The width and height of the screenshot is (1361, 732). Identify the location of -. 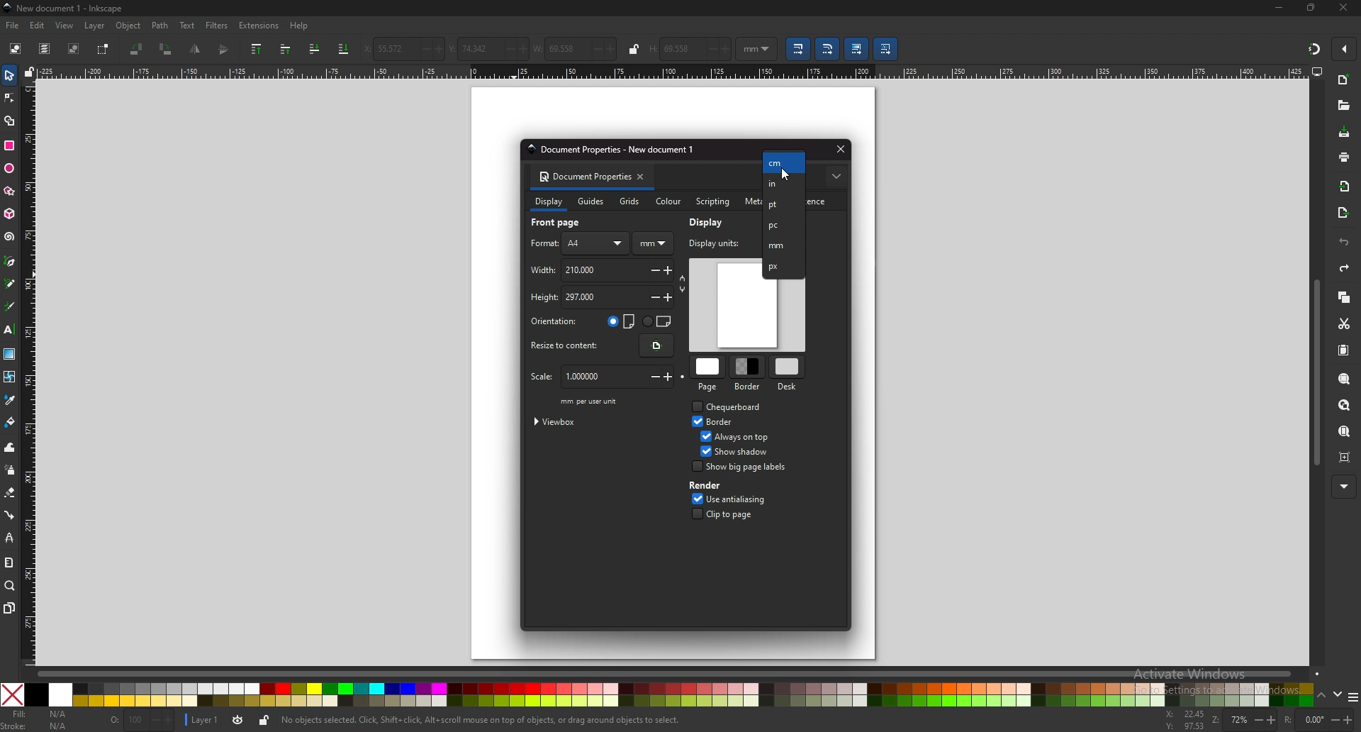
(650, 378).